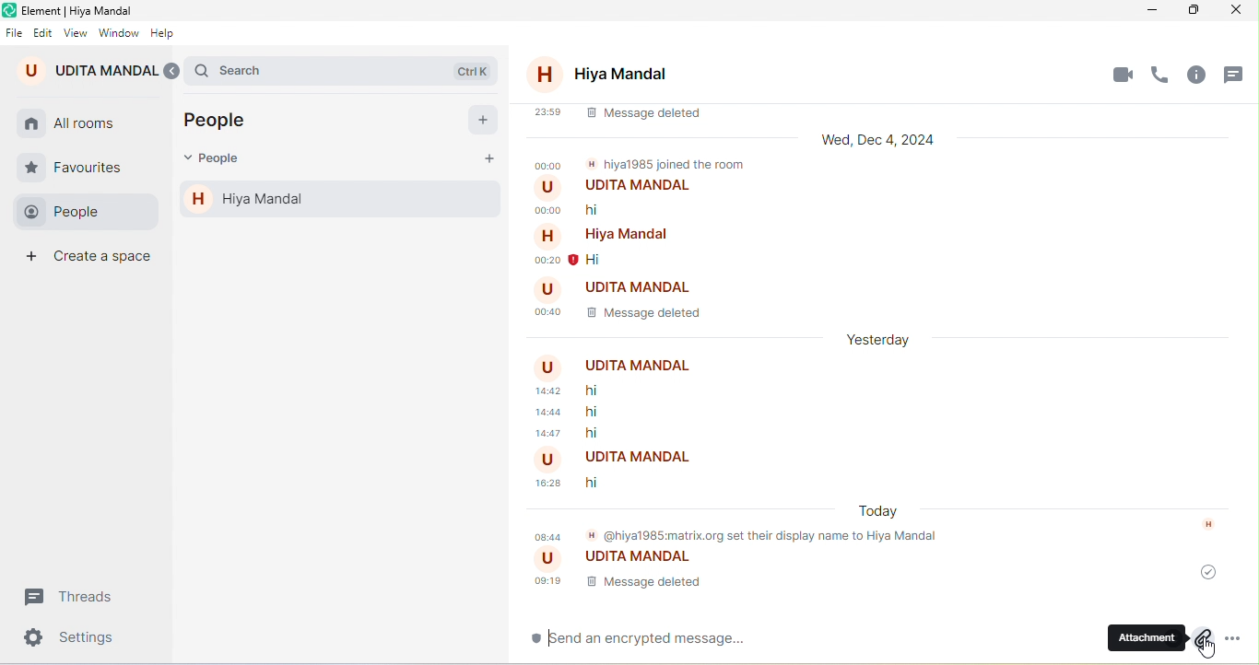 The image size is (1259, 665). I want to click on hi, so click(592, 482).